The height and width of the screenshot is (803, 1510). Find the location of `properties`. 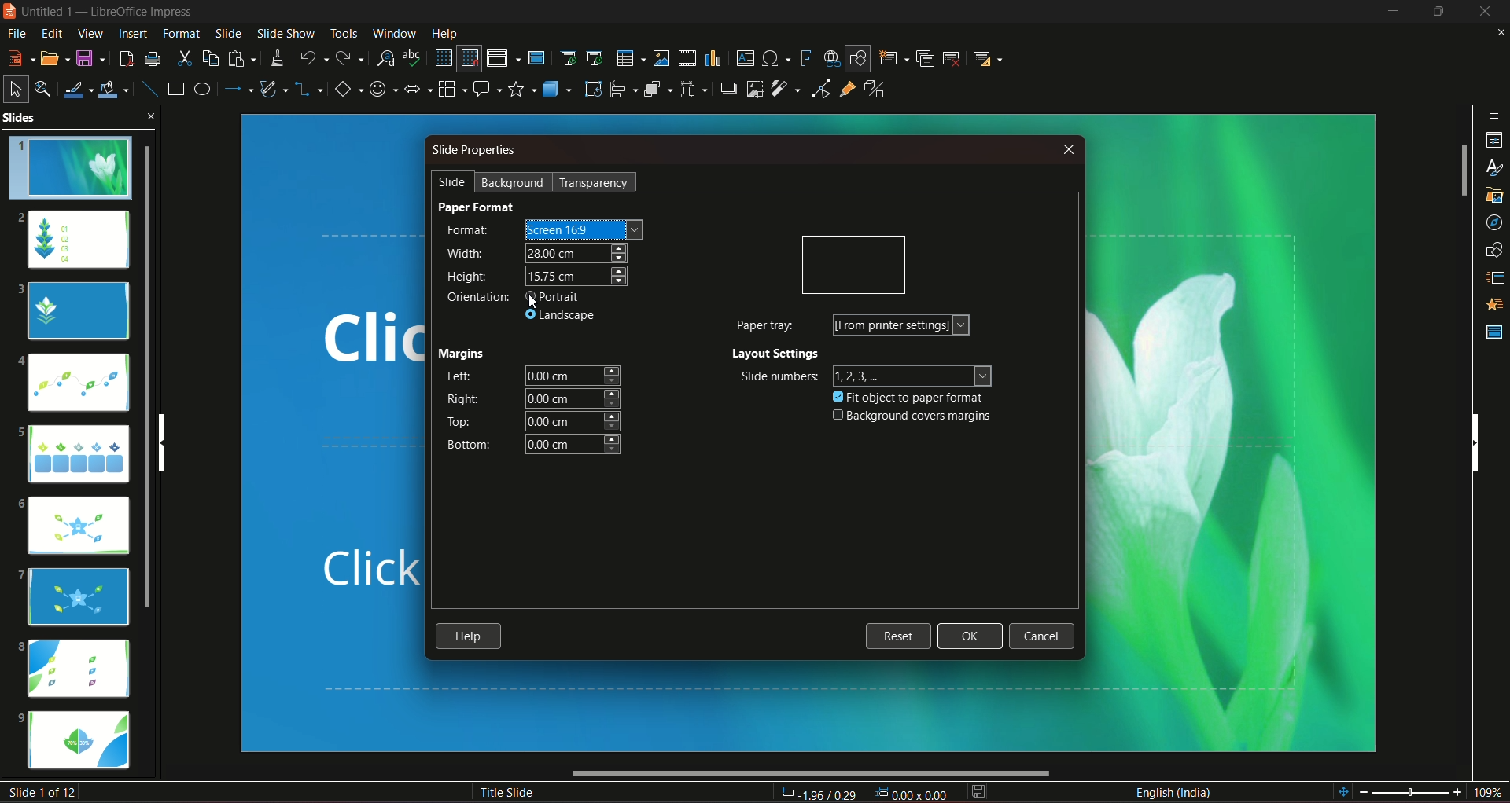

properties is located at coordinates (1493, 139).